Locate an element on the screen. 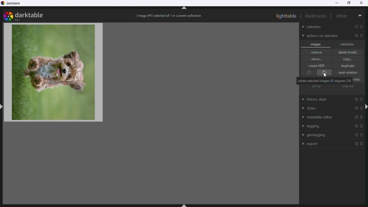  shift+ctrl+t is located at coordinates (184, 9).